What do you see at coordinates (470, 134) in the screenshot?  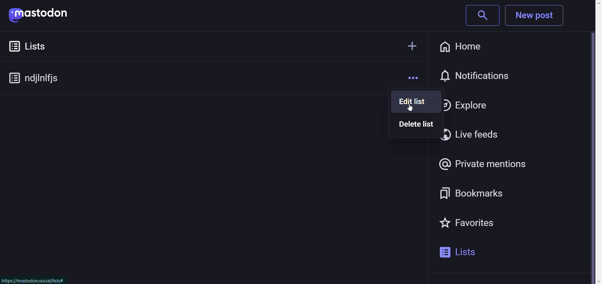 I see `live feeds` at bounding box center [470, 134].